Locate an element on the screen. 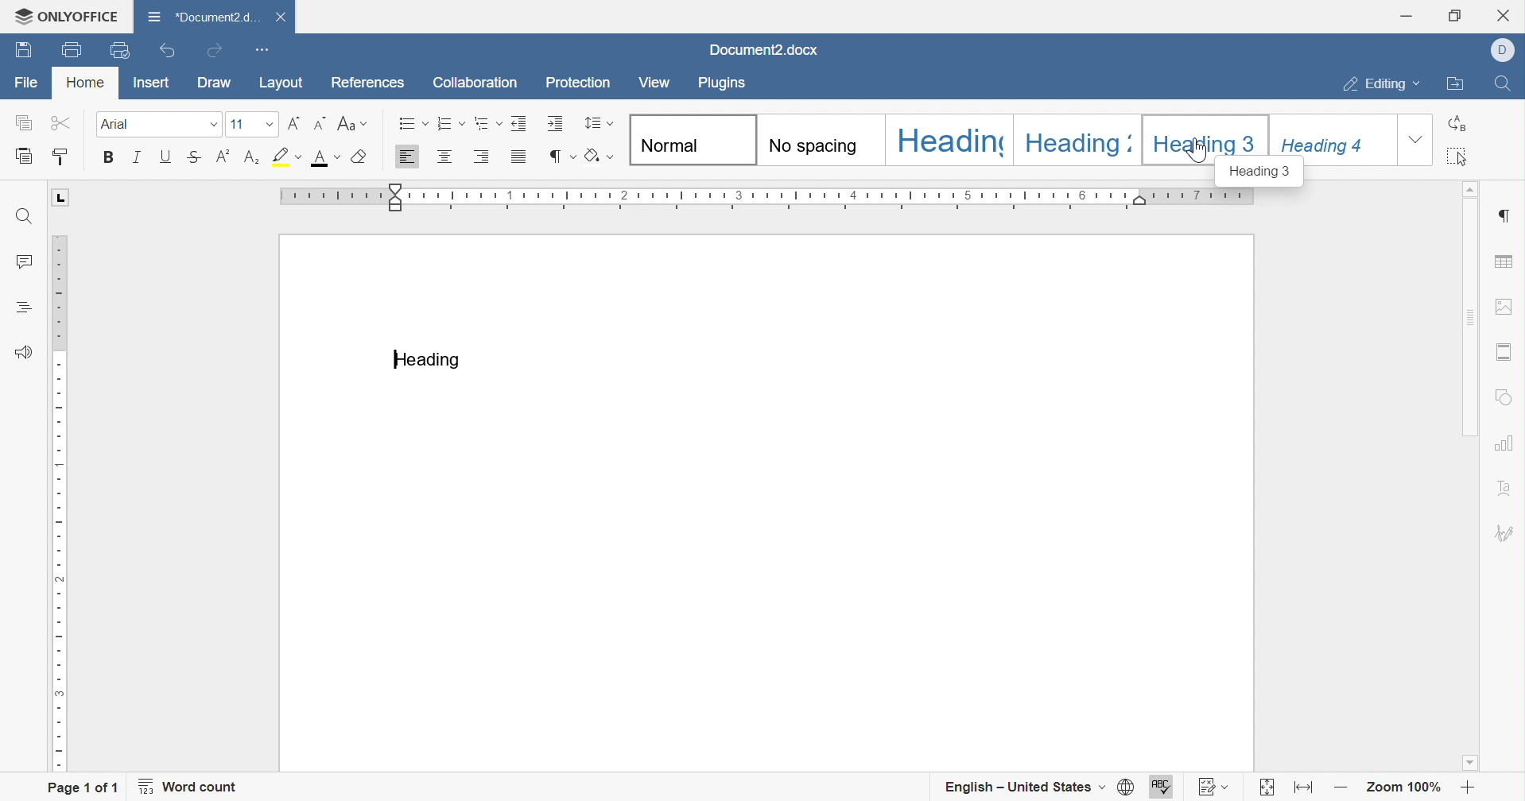 This screenshot has height=801, width=1525. Numbering is located at coordinates (445, 126).